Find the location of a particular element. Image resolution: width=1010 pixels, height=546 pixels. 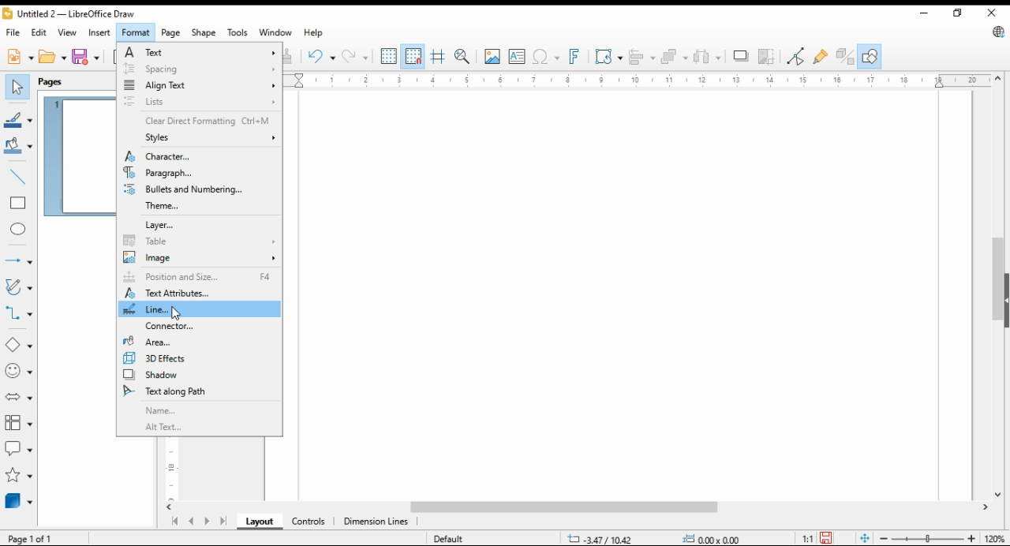

scroll bar is located at coordinates (997, 286).